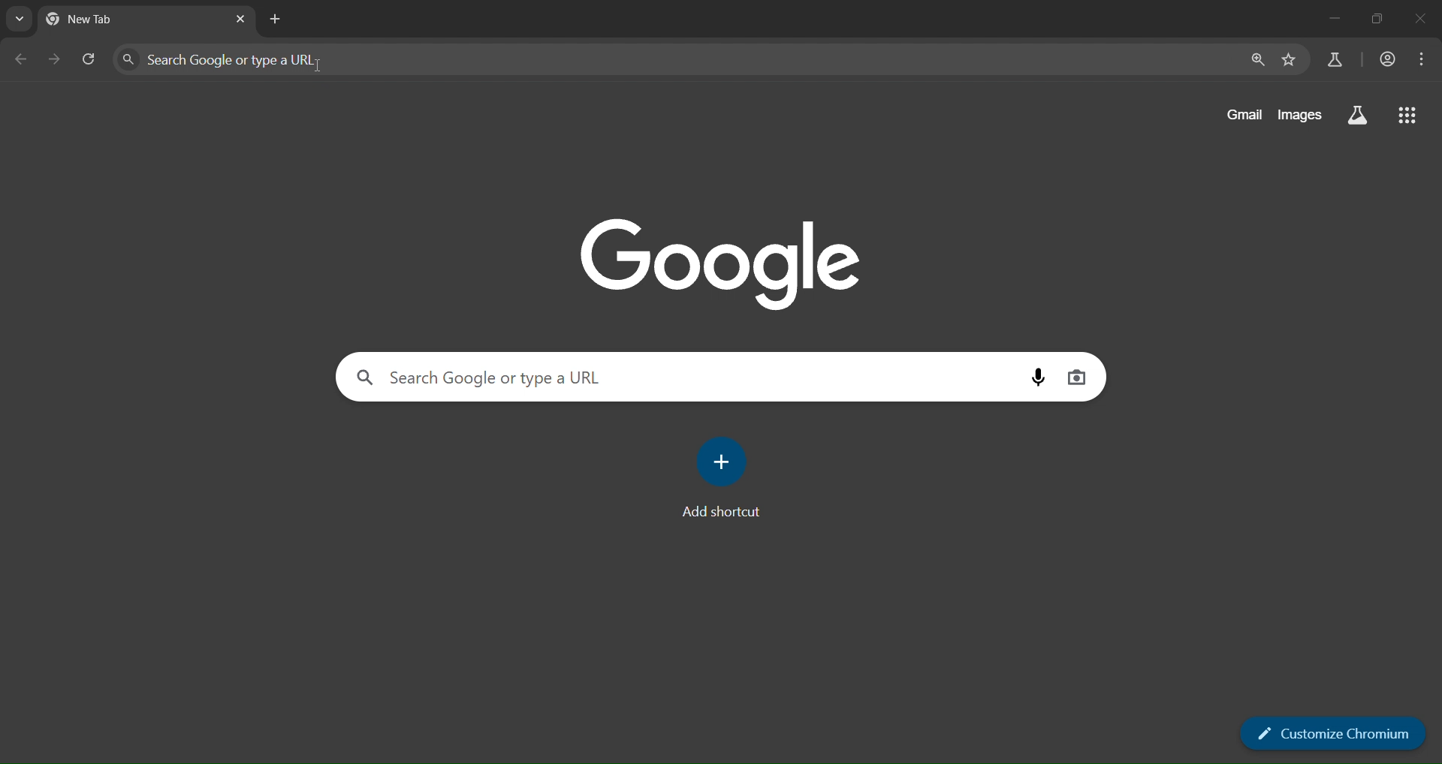  Describe the element at coordinates (1302, 115) in the screenshot. I see `images` at that location.